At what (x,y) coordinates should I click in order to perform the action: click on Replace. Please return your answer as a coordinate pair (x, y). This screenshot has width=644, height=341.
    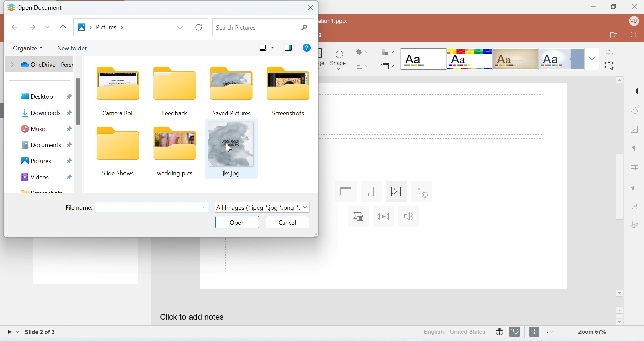
    Looking at the image, I should click on (610, 50).